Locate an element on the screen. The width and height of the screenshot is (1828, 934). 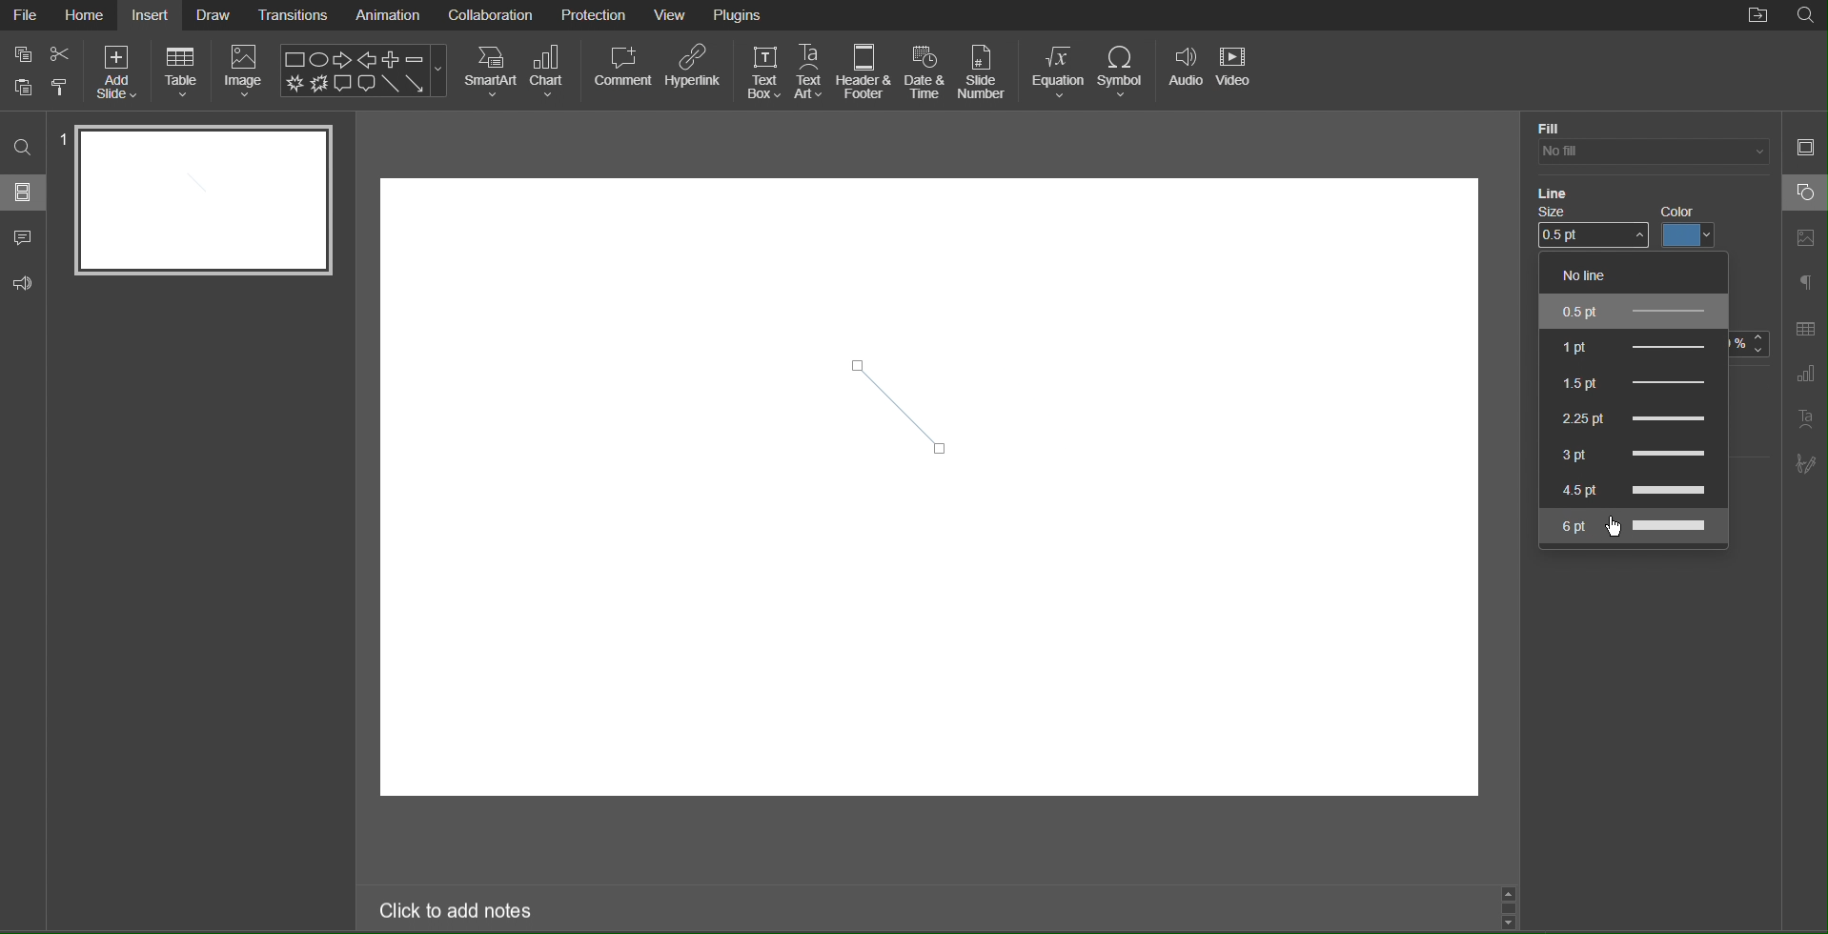
Audio is located at coordinates (1185, 71).